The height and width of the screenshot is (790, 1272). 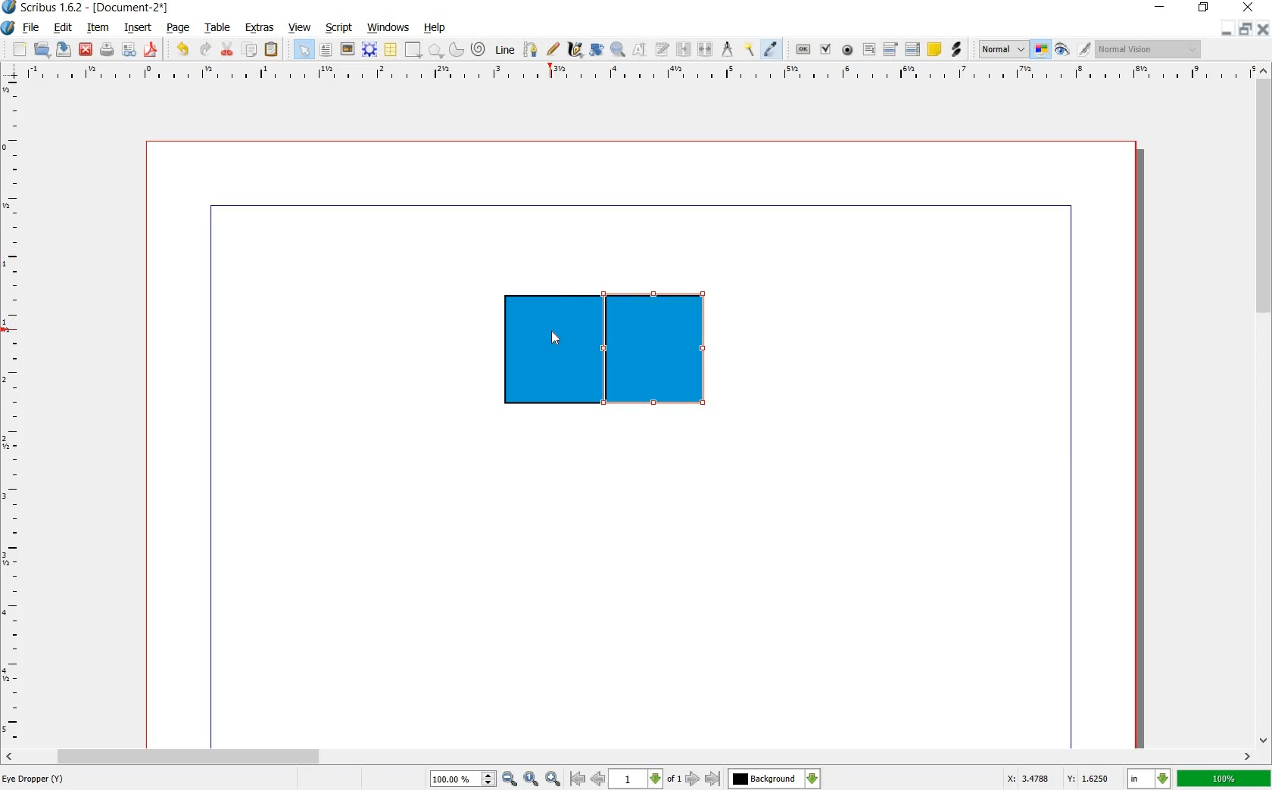 What do you see at coordinates (30, 27) in the screenshot?
I see `file` at bounding box center [30, 27].